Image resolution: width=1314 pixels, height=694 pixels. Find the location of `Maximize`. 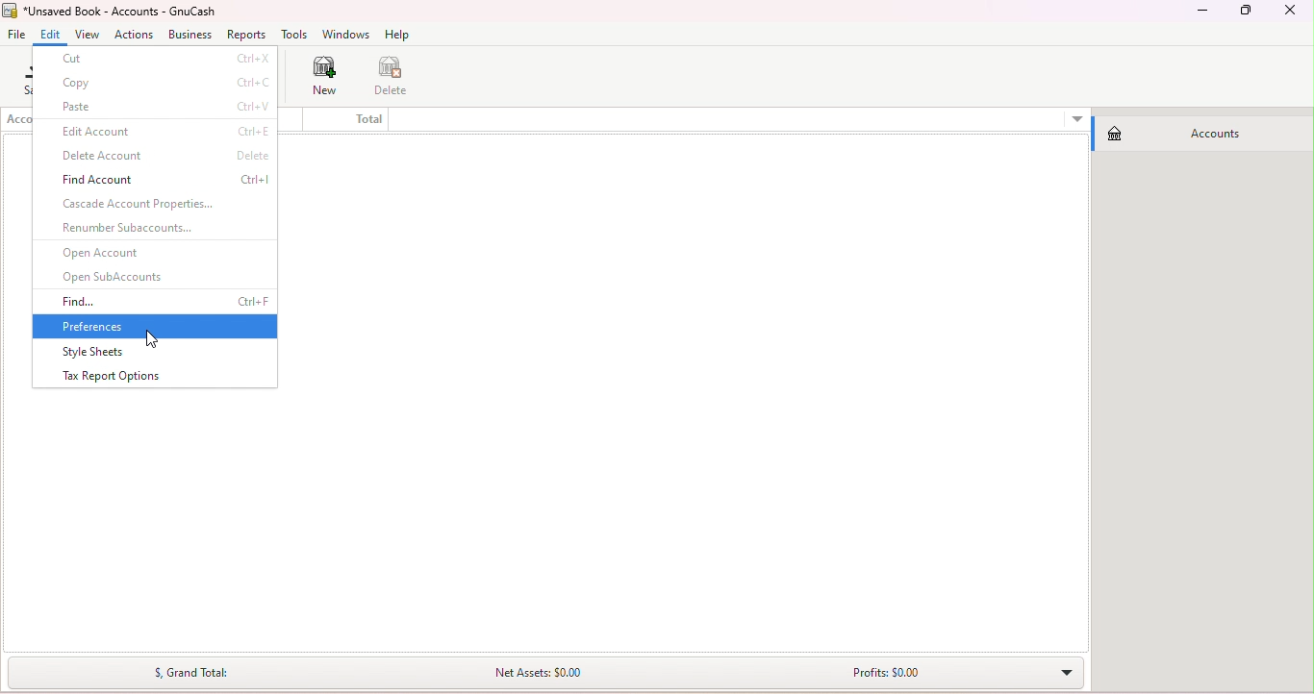

Maximize is located at coordinates (1252, 13).